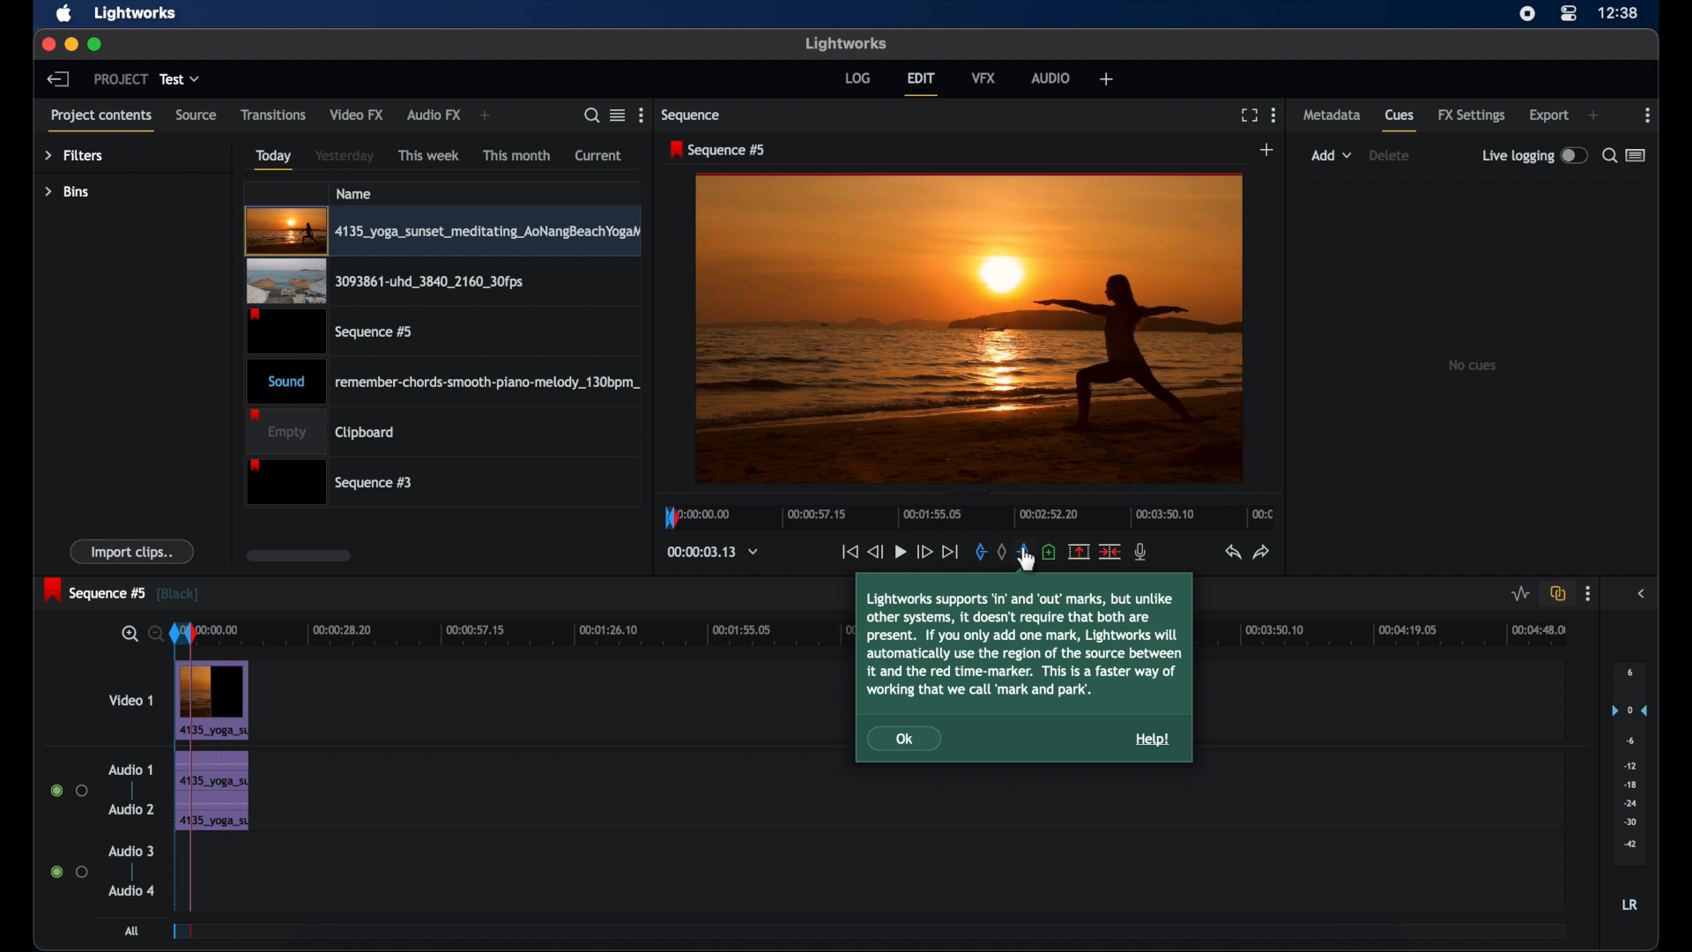 Image resolution: width=1692 pixels, height=952 pixels. I want to click on in mark, so click(979, 552).